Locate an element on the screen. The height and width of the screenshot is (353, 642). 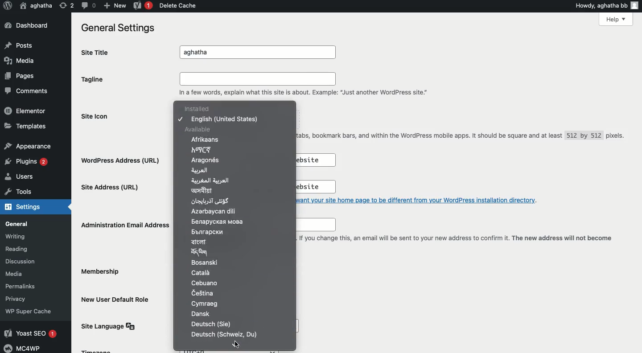
Site title is located at coordinates (98, 52).